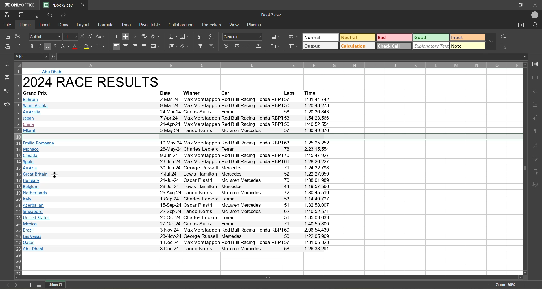 The image size is (542, 289). I want to click on select whole sheet, so click(18, 65).